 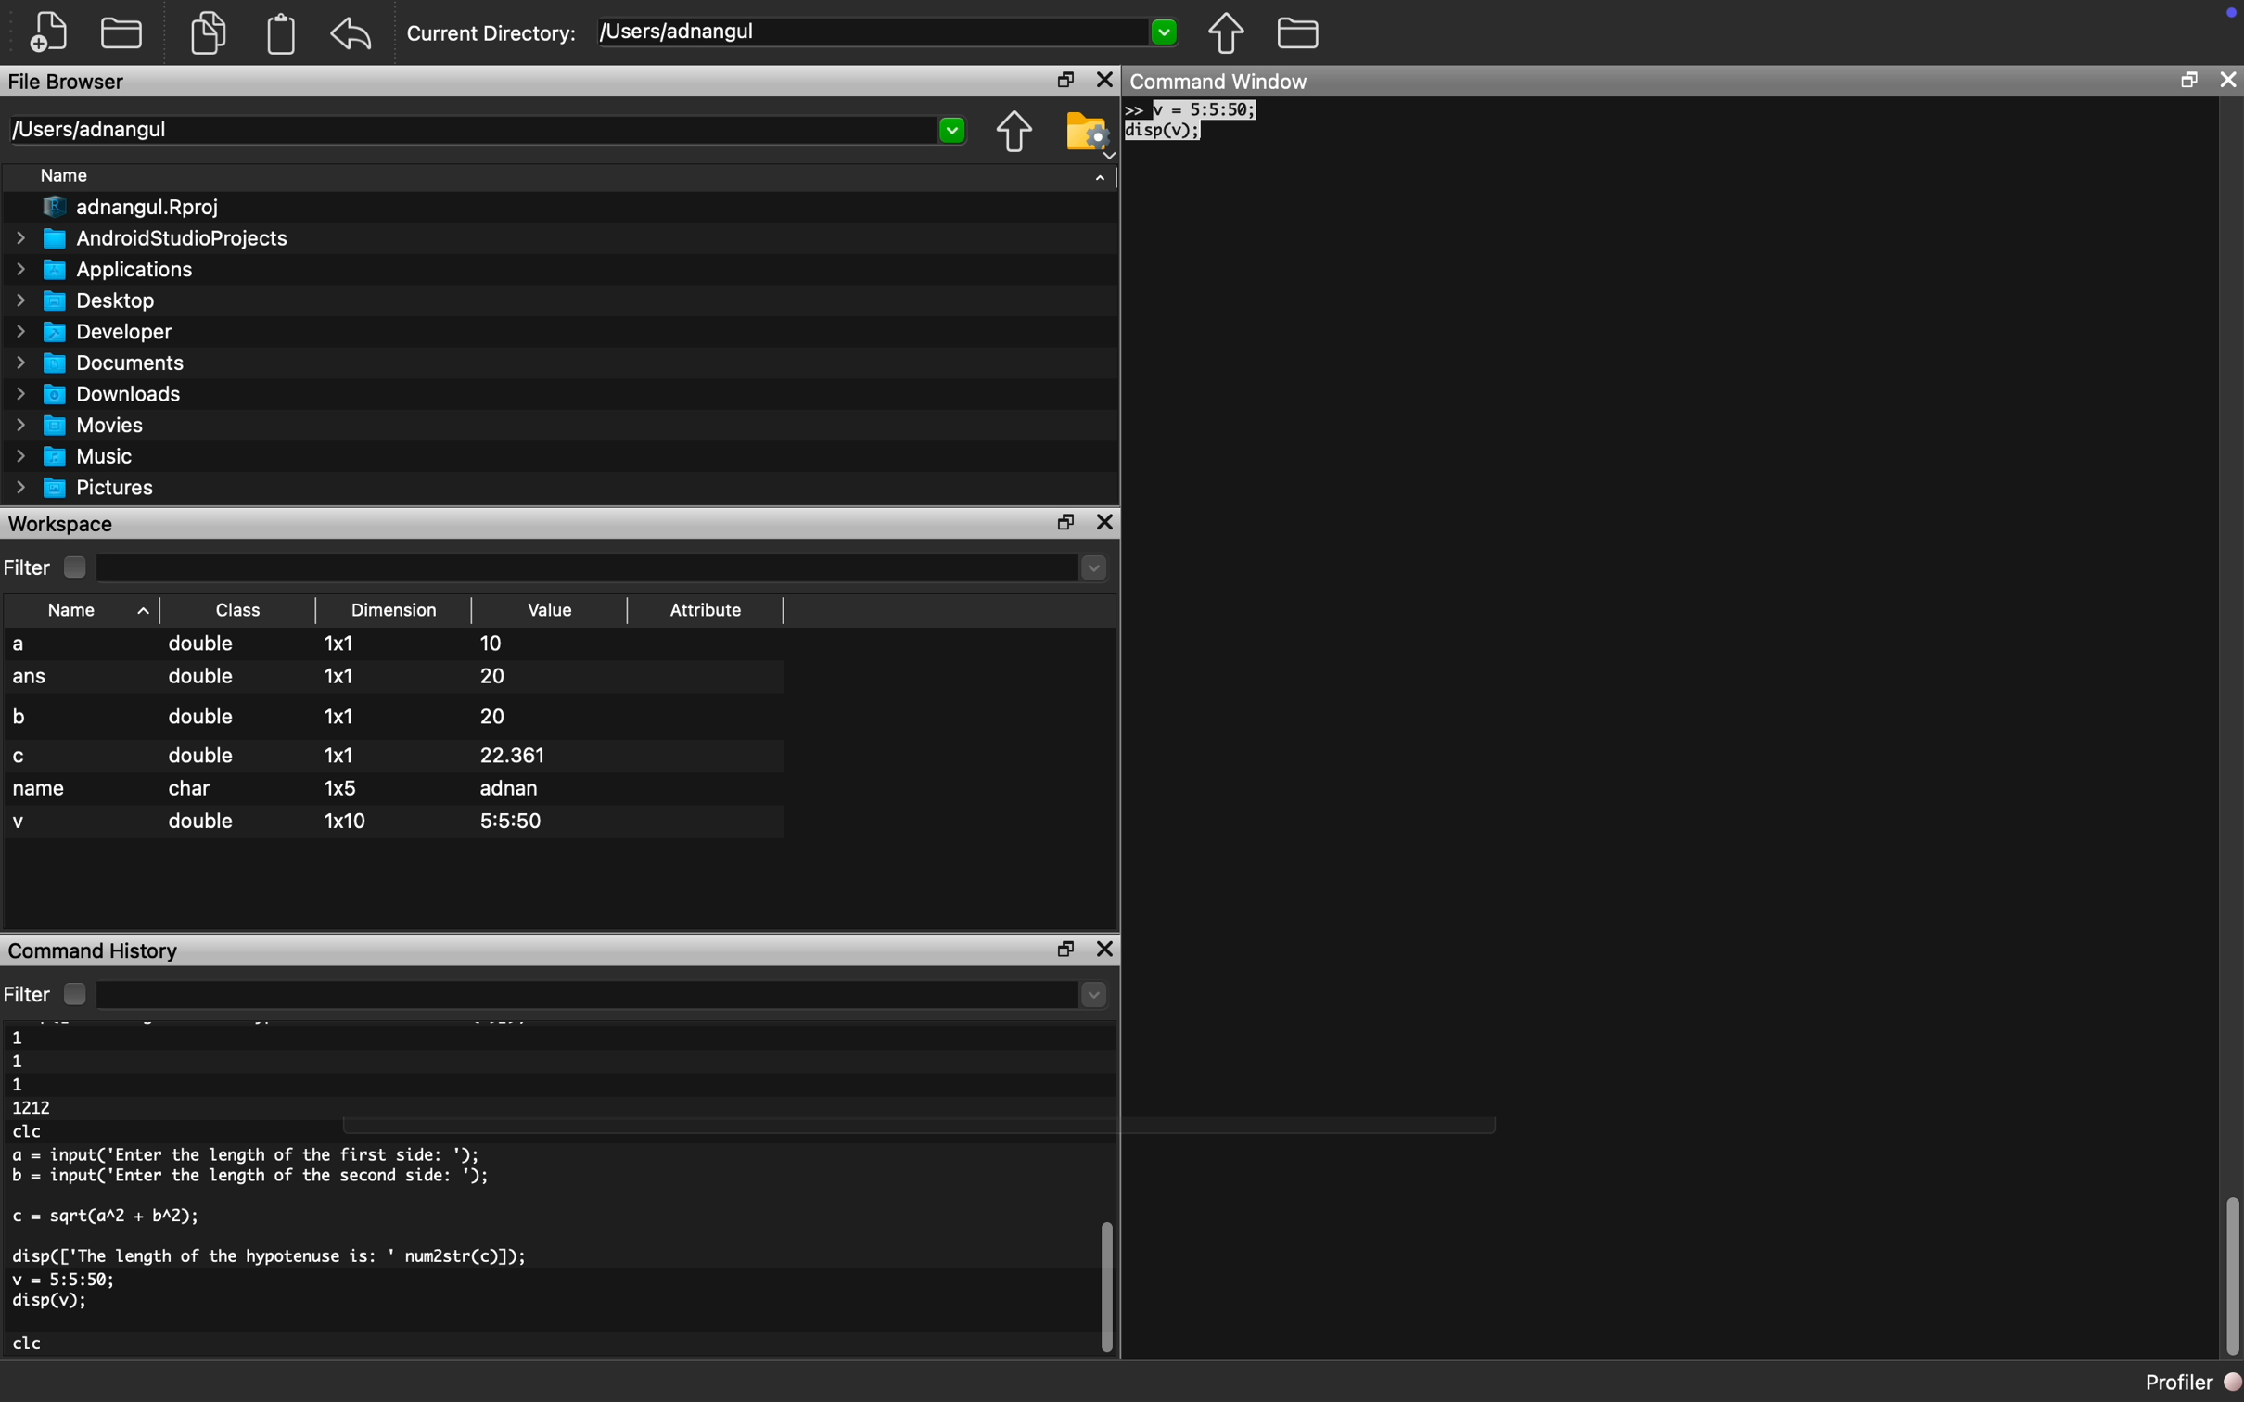 What do you see at coordinates (1099, 176) in the screenshot?
I see `Dropdown` at bounding box center [1099, 176].